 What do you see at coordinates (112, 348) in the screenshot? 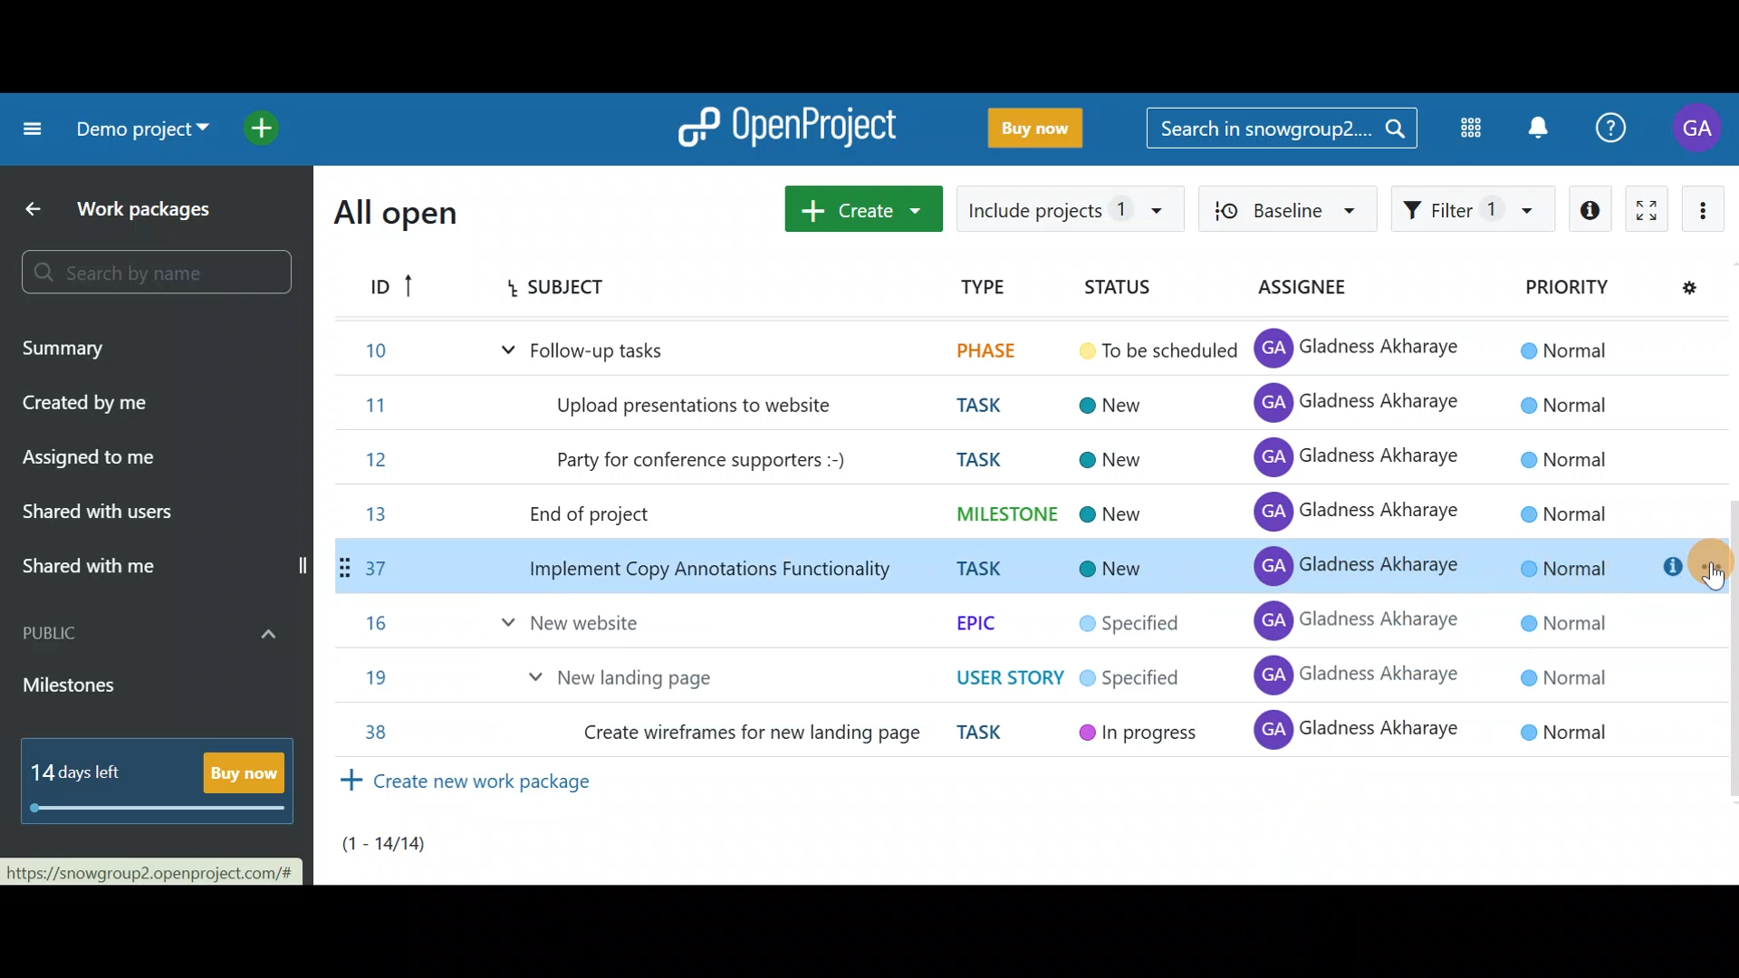
I see `Summary` at bounding box center [112, 348].